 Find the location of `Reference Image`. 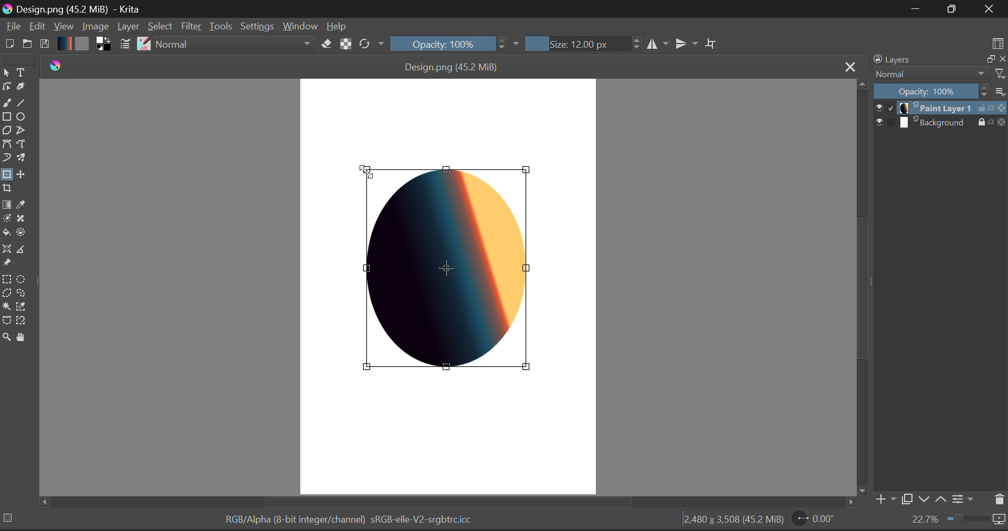

Reference Image is located at coordinates (6, 263).